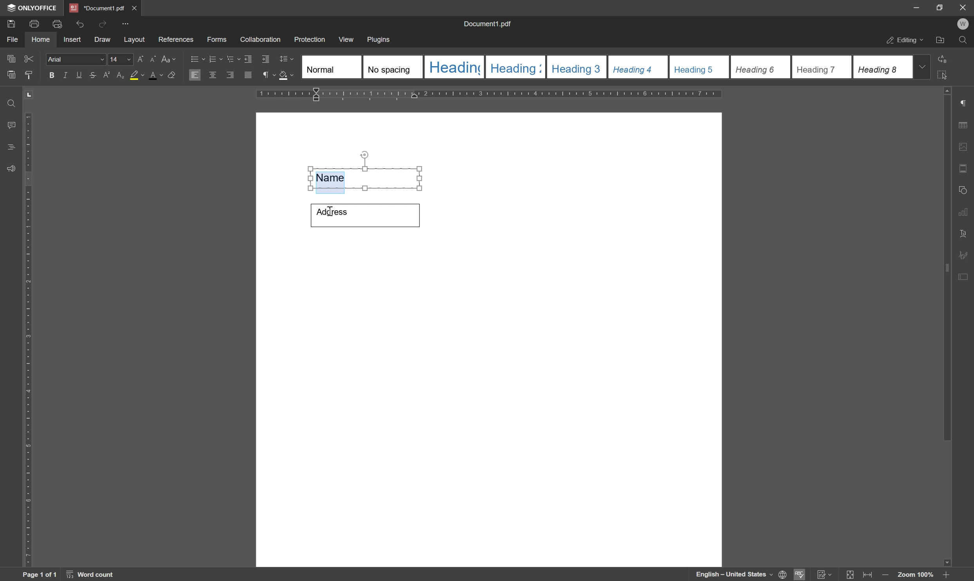  What do you see at coordinates (41, 40) in the screenshot?
I see `home` at bounding box center [41, 40].